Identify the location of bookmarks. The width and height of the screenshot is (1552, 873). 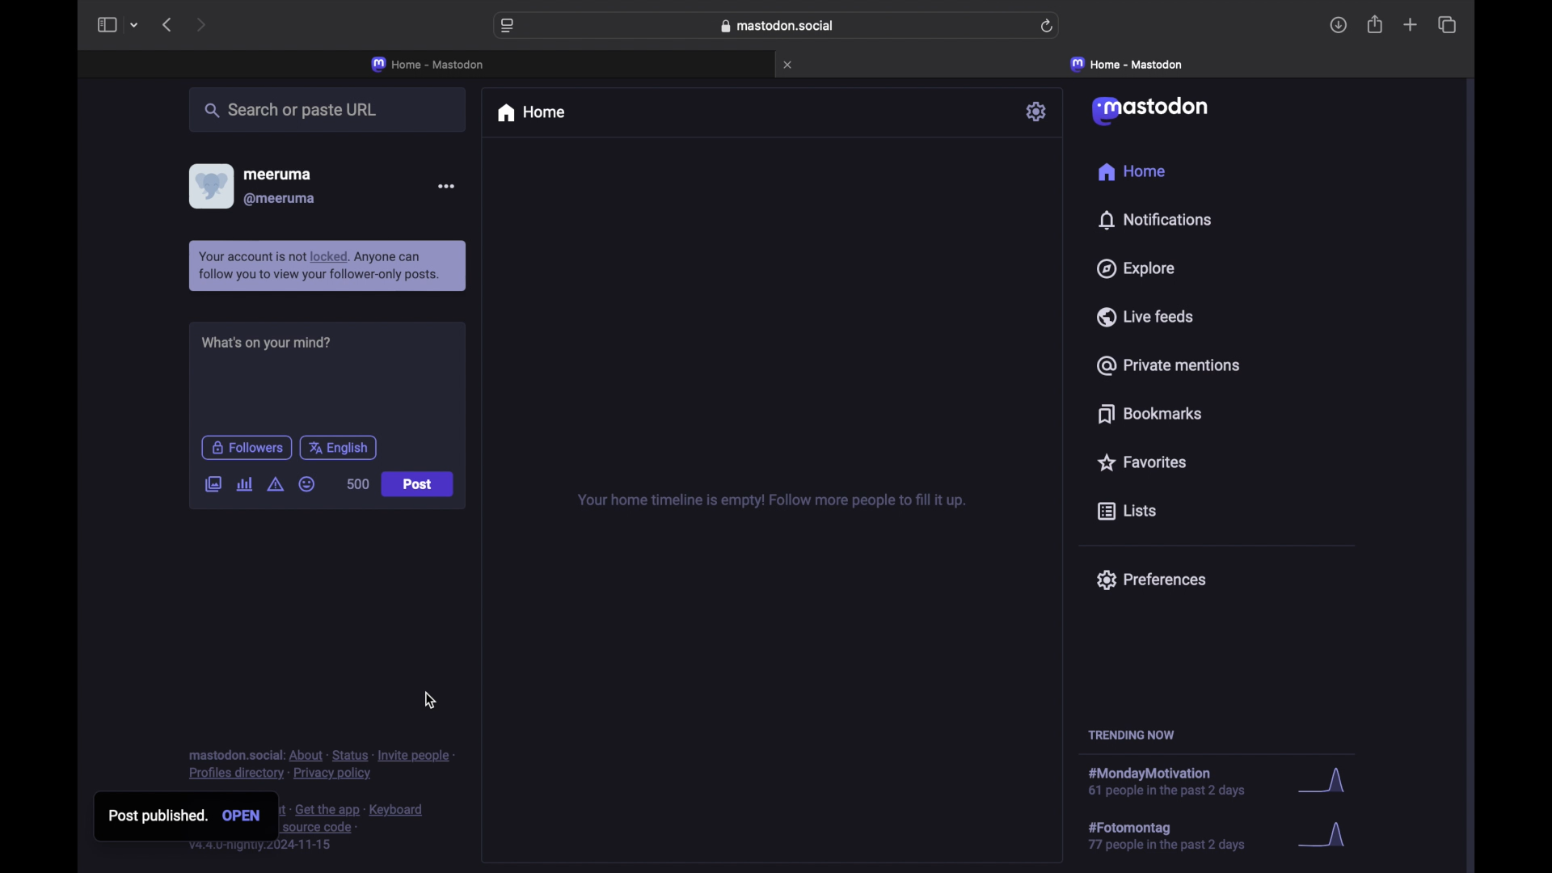
(1149, 414).